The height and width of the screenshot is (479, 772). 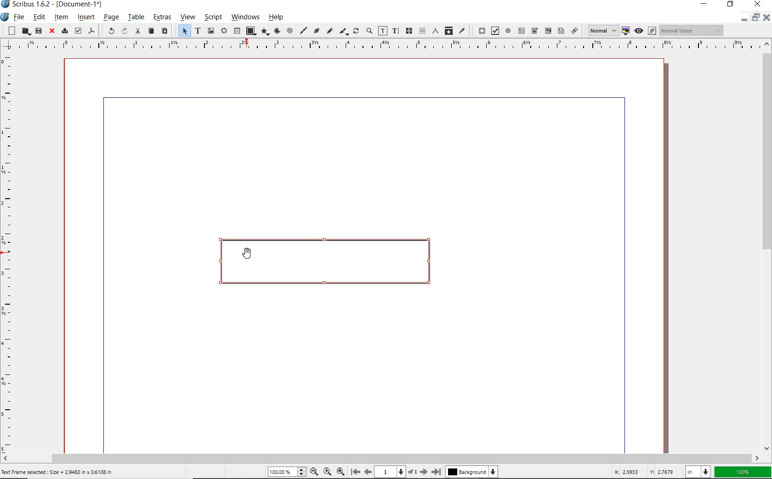 I want to click on calligraphic line, so click(x=344, y=32).